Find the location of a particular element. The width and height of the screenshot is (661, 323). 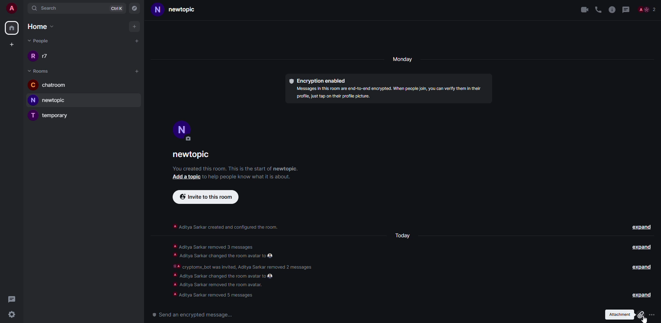

room is located at coordinates (194, 155).